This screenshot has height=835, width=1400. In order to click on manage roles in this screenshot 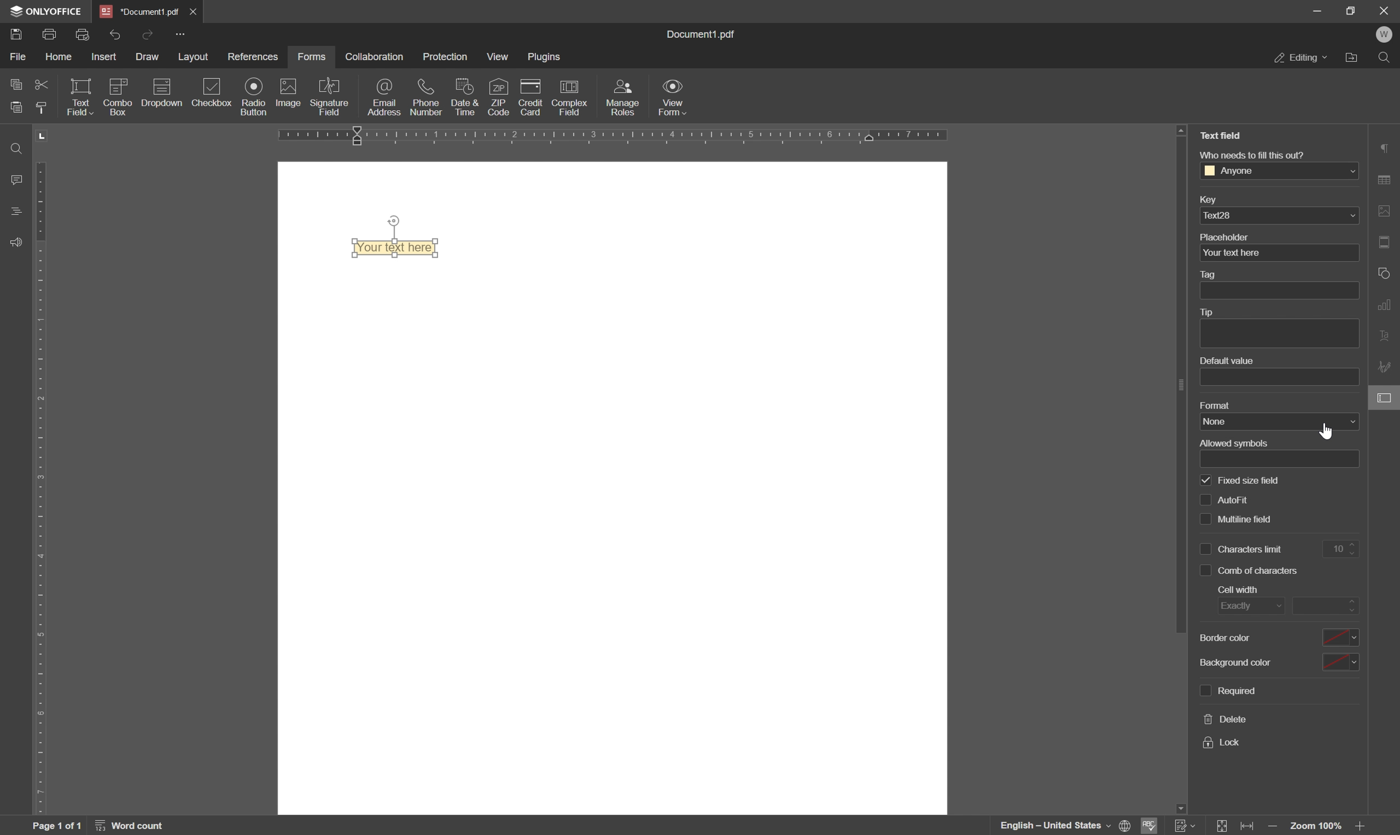, I will do `click(625, 97)`.